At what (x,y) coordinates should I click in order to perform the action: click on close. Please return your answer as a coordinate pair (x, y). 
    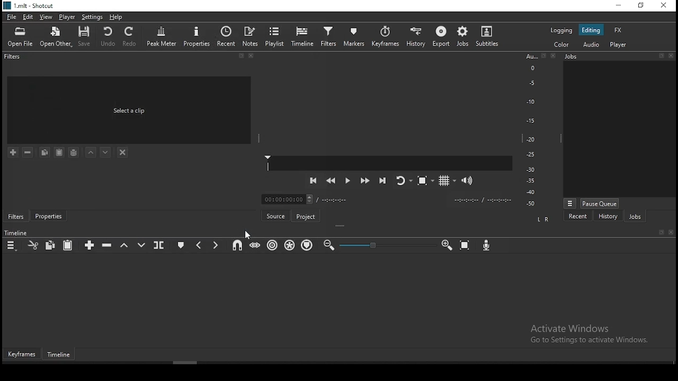
    Looking at the image, I should click on (556, 56).